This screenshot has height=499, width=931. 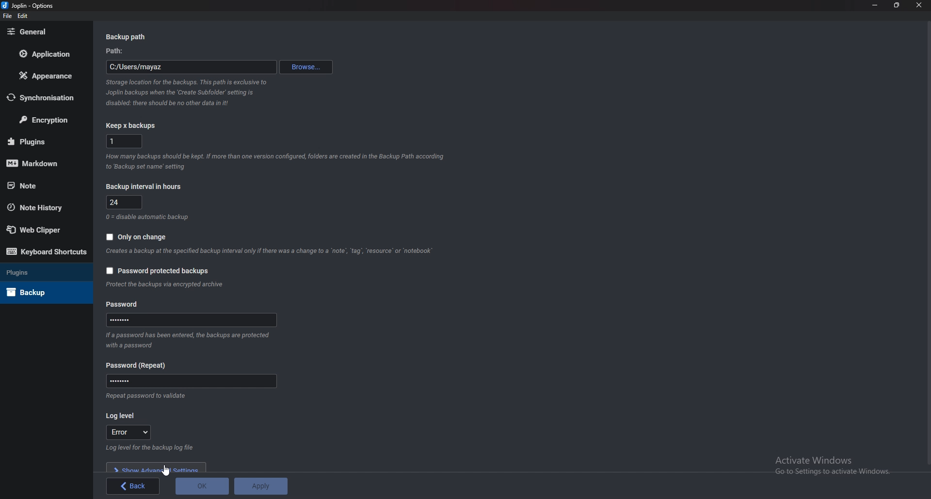 What do you see at coordinates (46, 97) in the screenshot?
I see `Synchronization` at bounding box center [46, 97].